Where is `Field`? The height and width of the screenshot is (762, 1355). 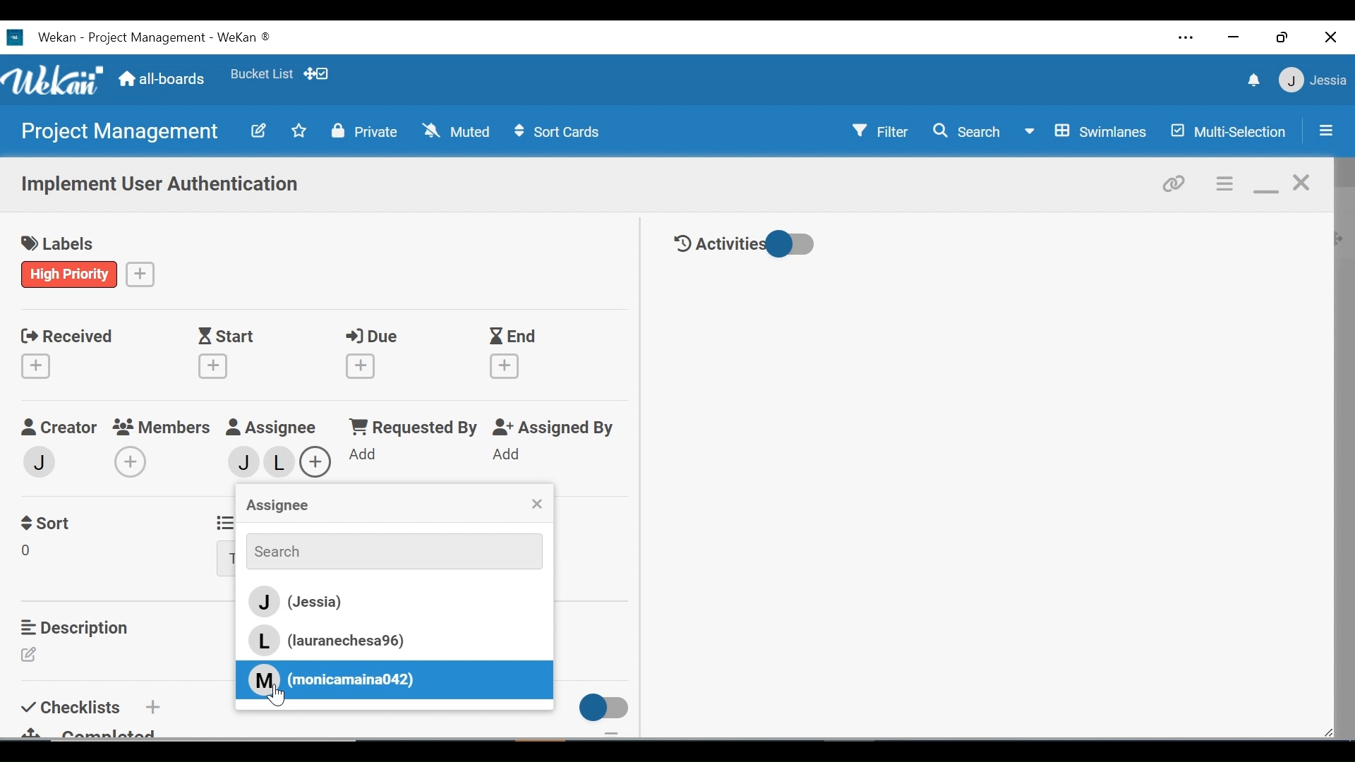
Field is located at coordinates (30, 552).